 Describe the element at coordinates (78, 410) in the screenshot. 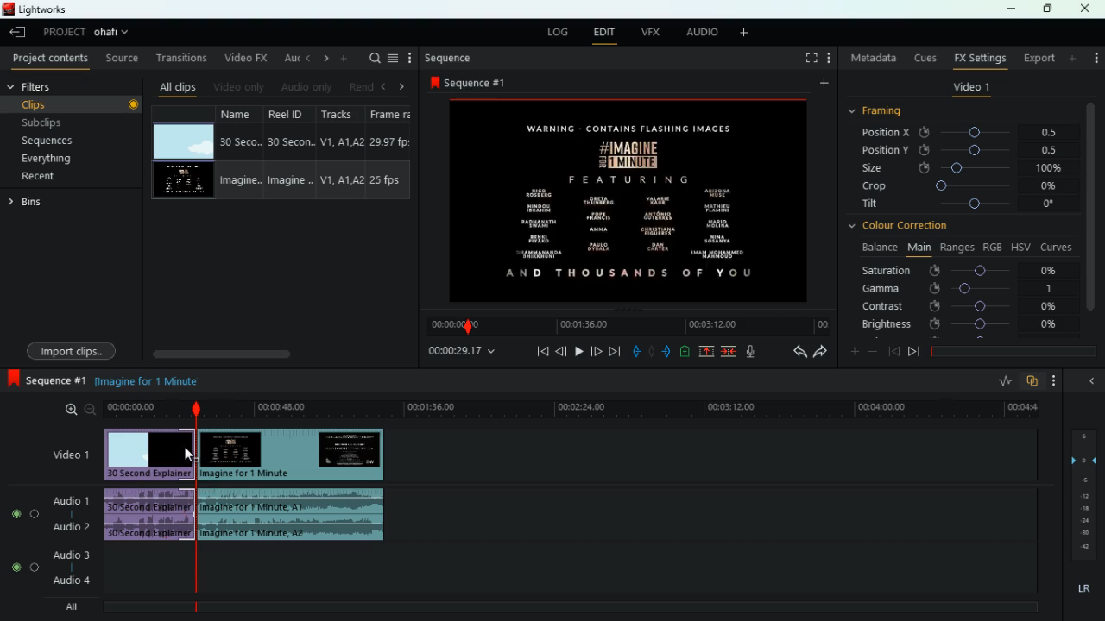

I see `zoom` at that location.